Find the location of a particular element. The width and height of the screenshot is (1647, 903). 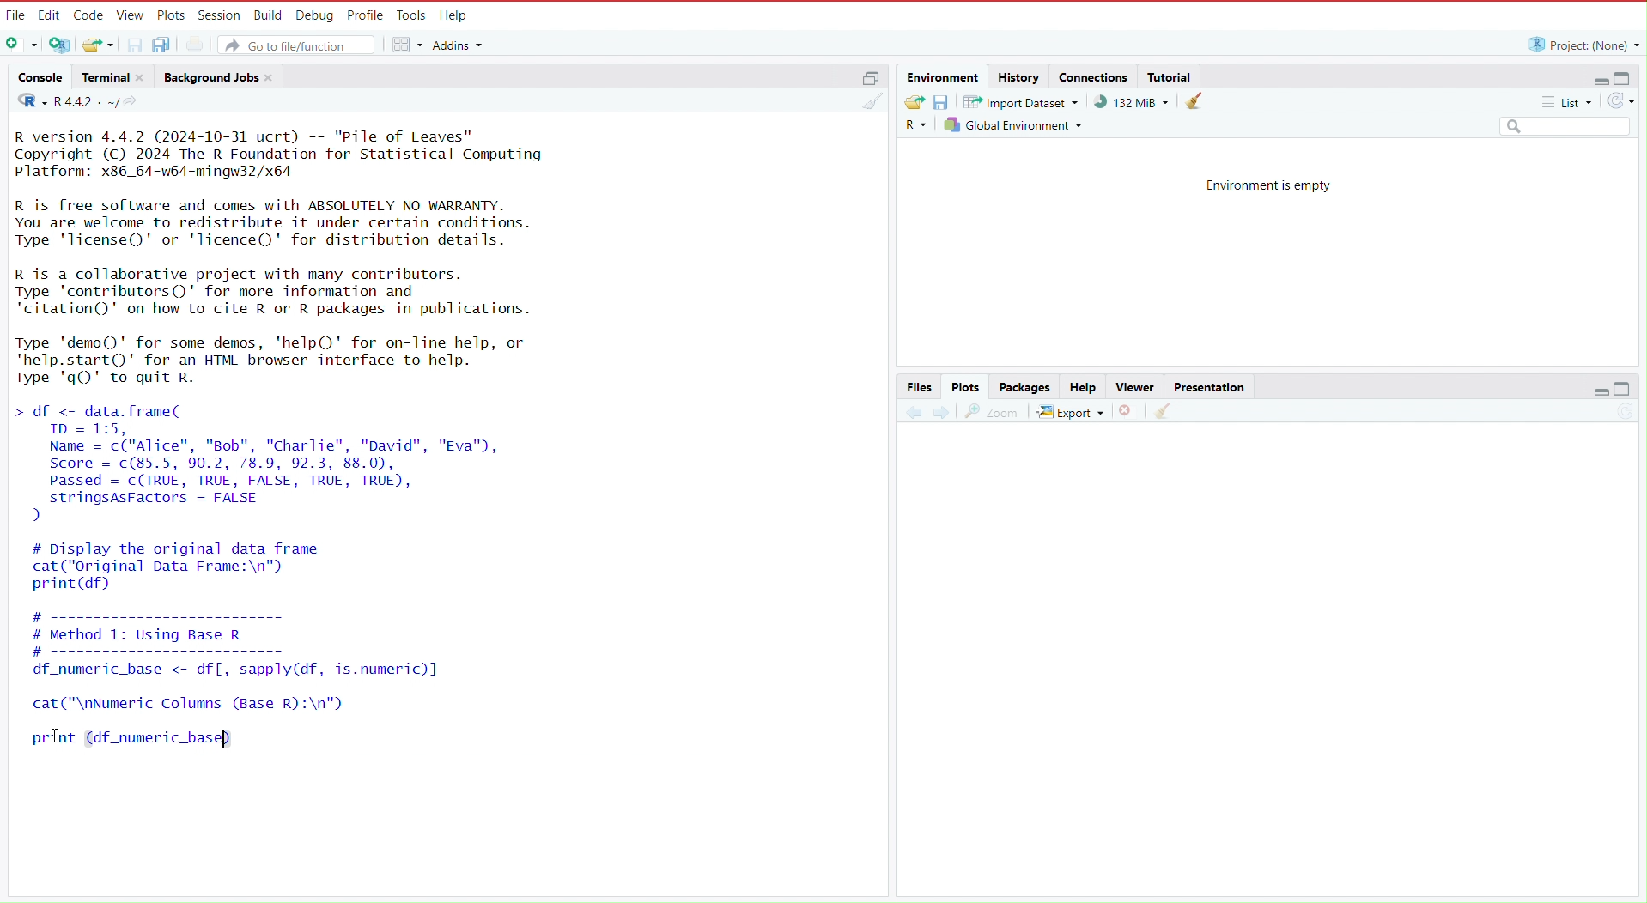

remove the current plot is located at coordinates (1127, 411).